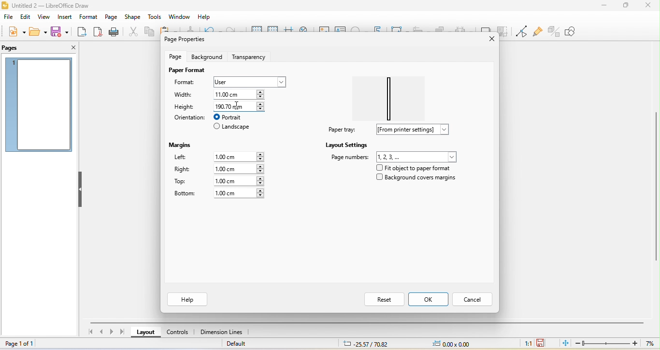 This screenshot has width=660, height=350. What do you see at coordinates (487, 39) in the screenshot?
I see `close` at bounding box center [487, 39].